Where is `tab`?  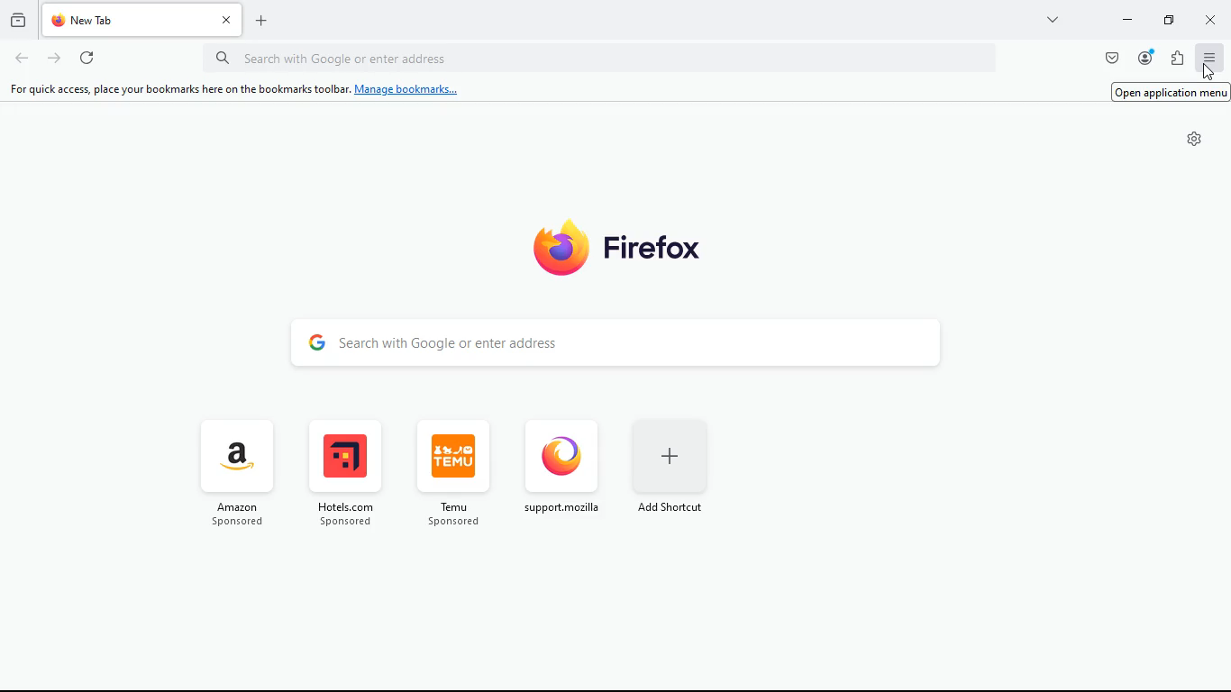 tab is located at coordinates (127, 20).